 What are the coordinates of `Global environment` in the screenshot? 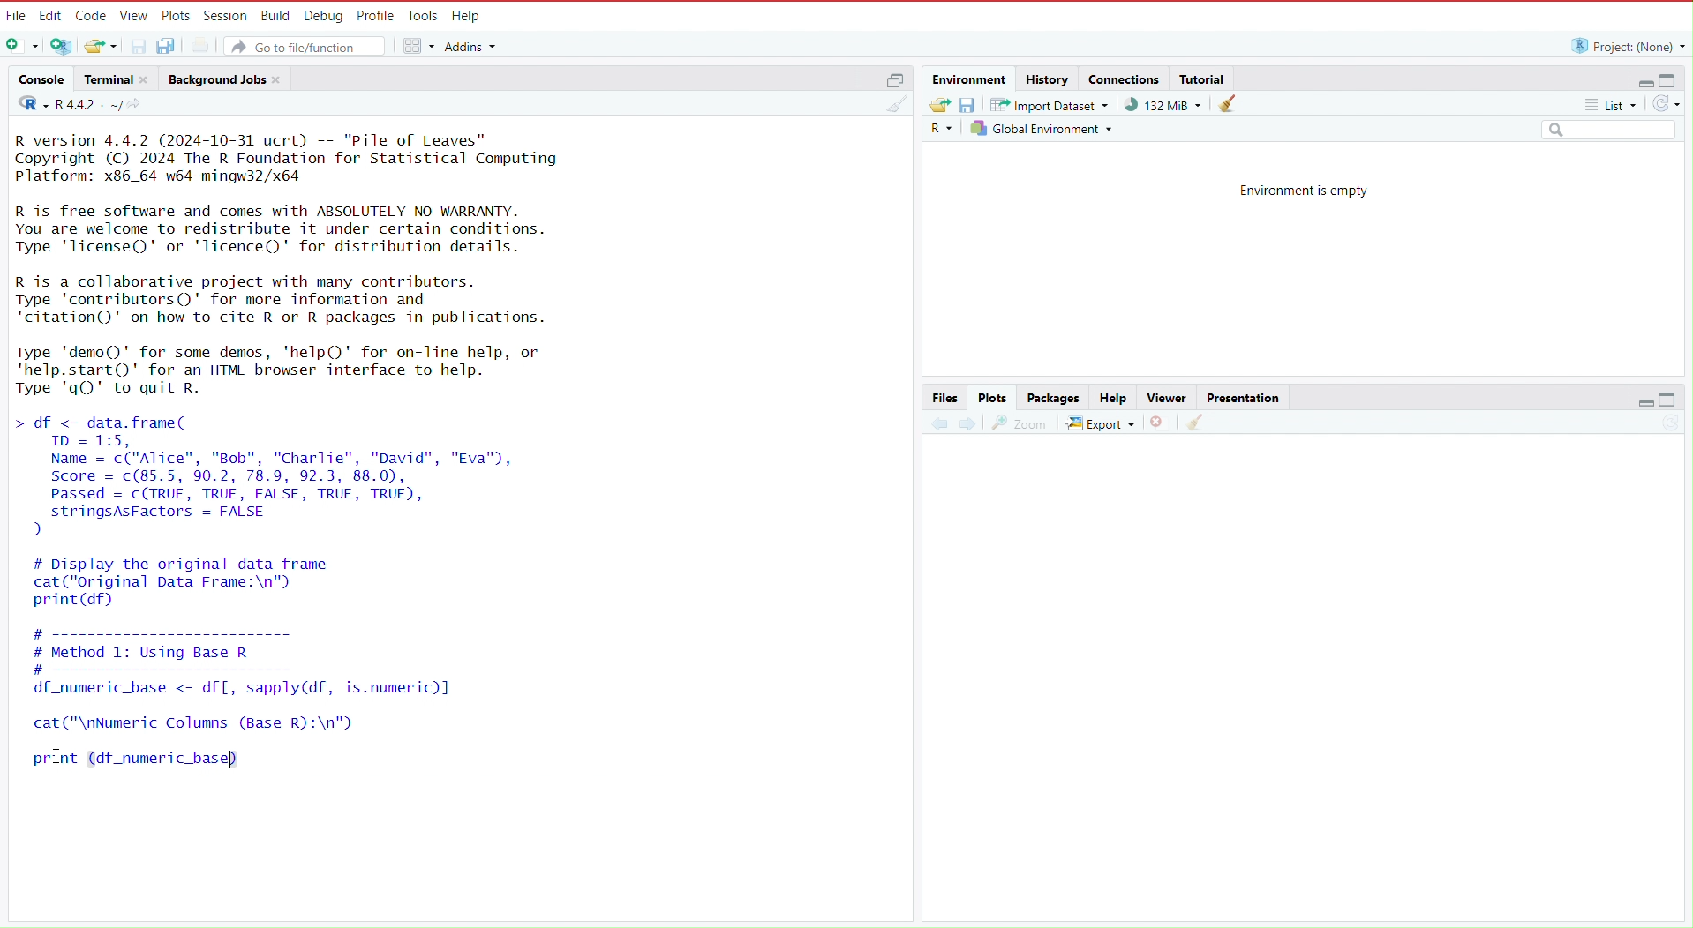 It's located at (1042, 130).